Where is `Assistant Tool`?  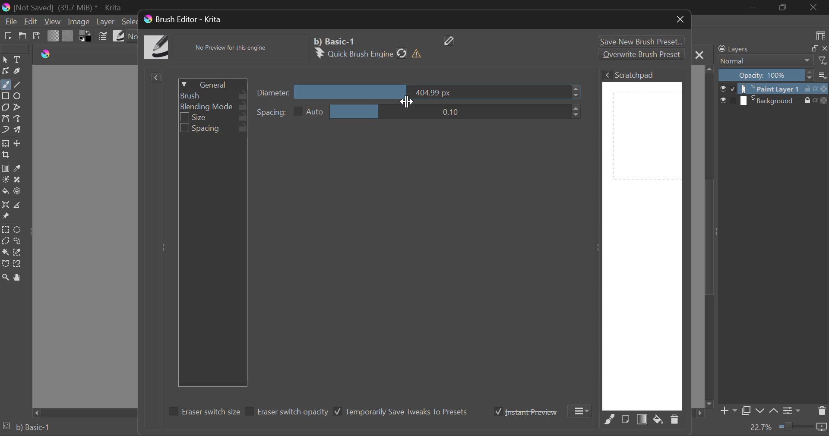
Assistant Tool is located at coordinates (6, 205).